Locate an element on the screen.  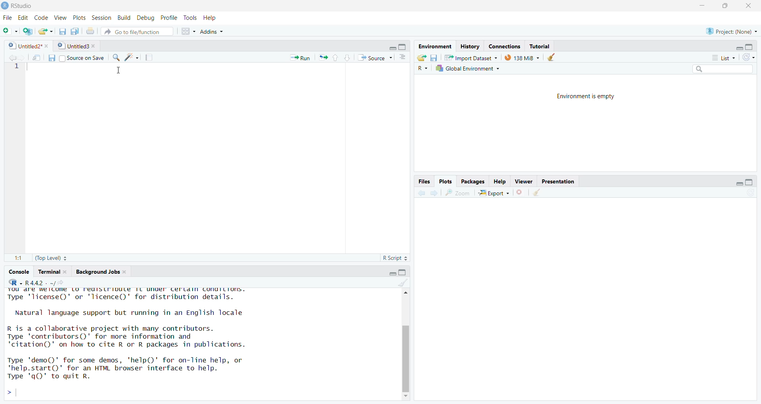
Open file is located at coordinates (45, 30).